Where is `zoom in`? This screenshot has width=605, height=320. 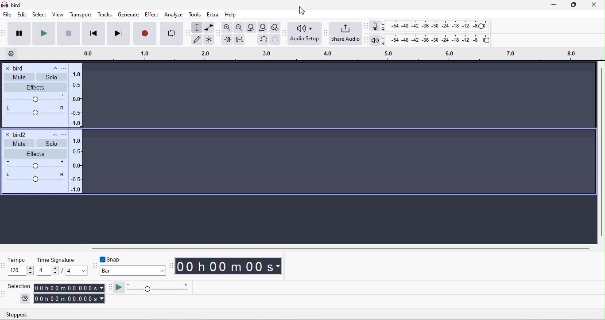
zoom in is located at coordinates (228, 27).